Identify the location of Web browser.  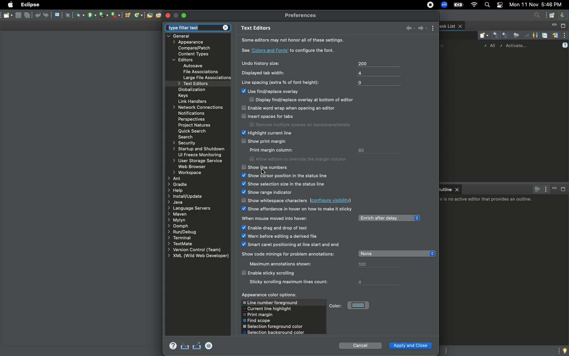
(193, 167).